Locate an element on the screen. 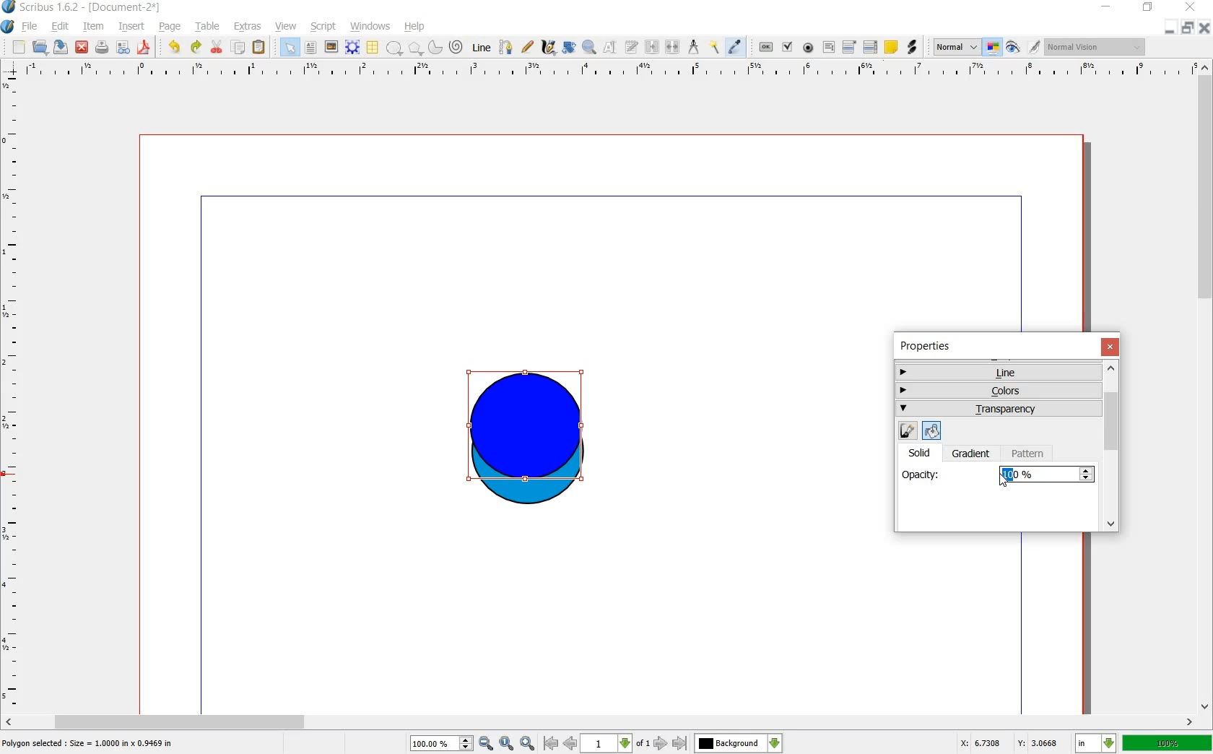 The image size is (1213, 754). 100% is located at coordinates (1037, 474).